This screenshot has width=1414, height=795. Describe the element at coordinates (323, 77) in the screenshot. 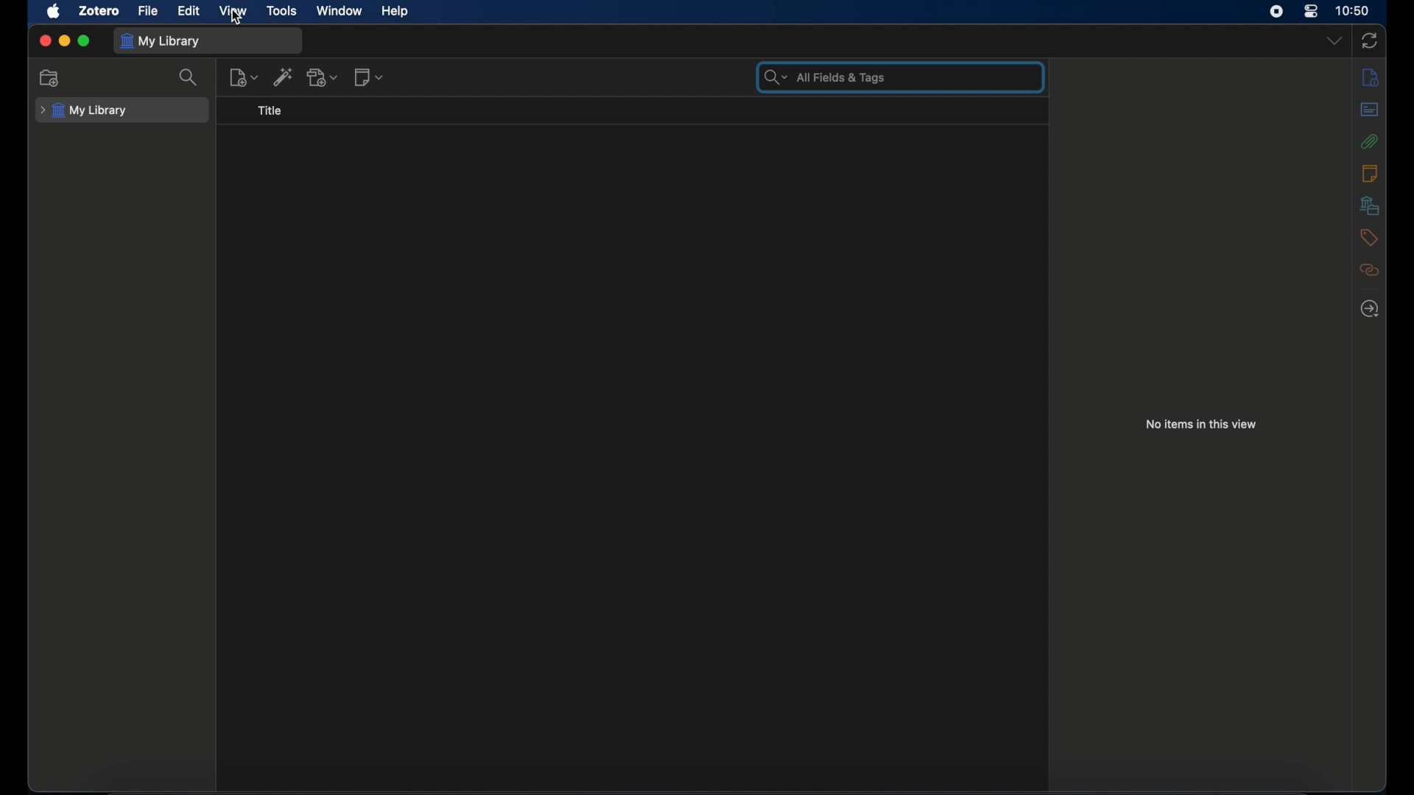

I see `add attachments` at that location.